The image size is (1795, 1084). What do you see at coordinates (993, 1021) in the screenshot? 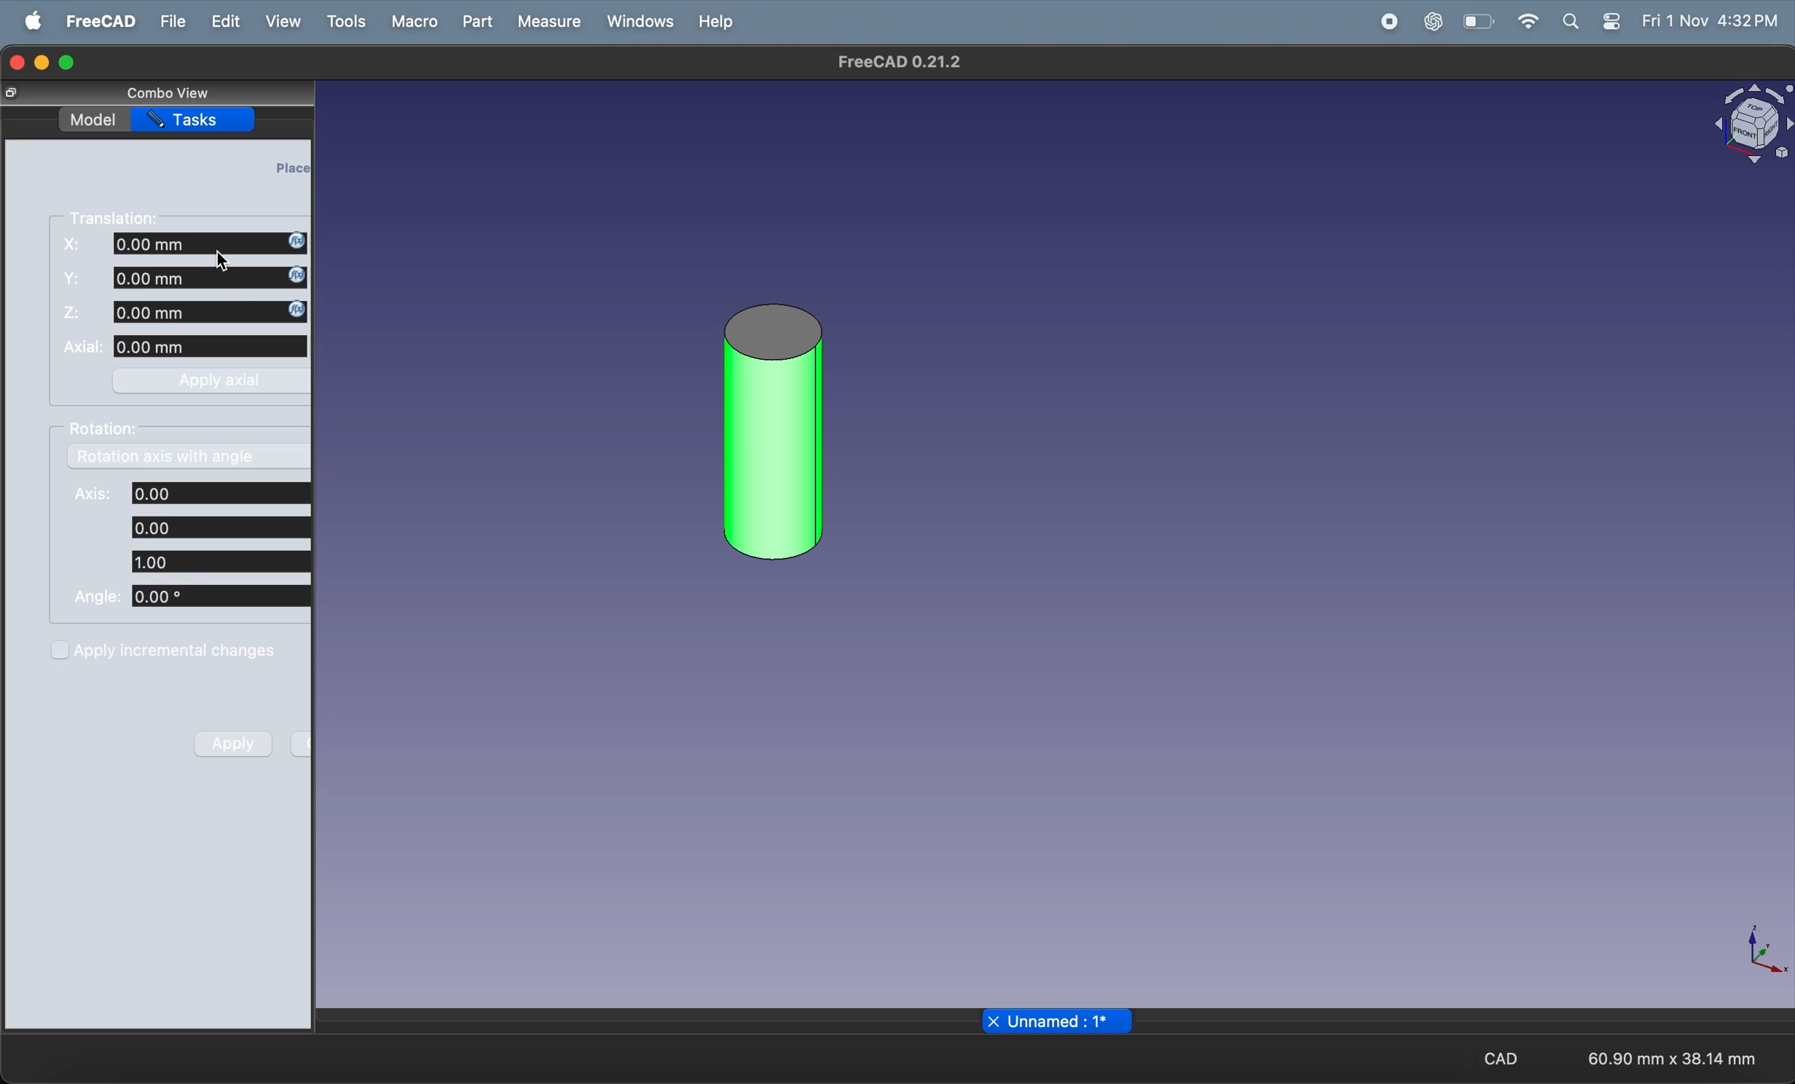
I see `close` at bounding box center [993, 1021].